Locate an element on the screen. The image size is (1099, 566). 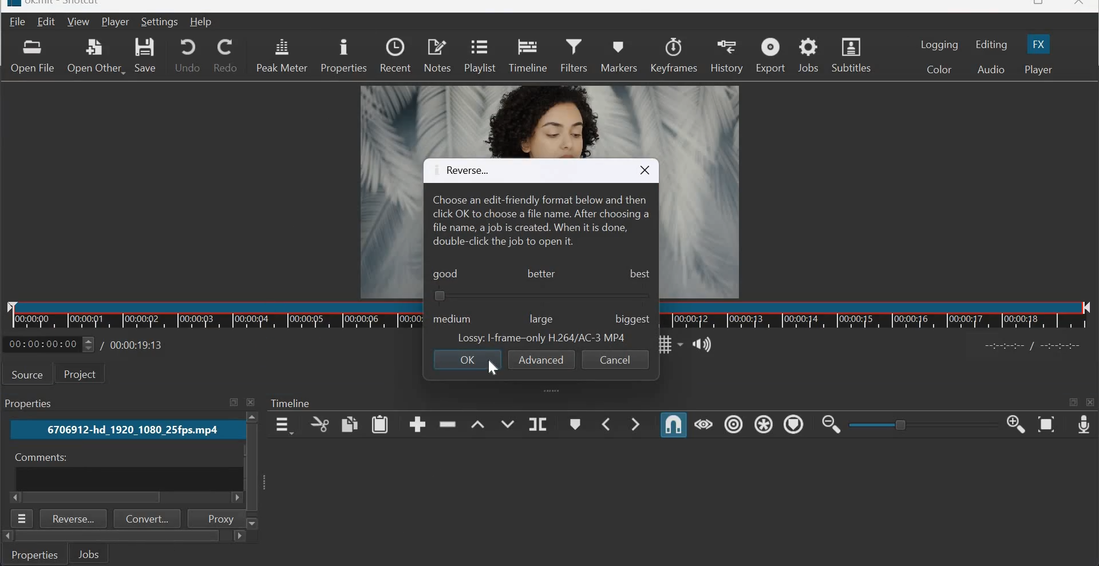
reverse is located at coordinates (74, 519).